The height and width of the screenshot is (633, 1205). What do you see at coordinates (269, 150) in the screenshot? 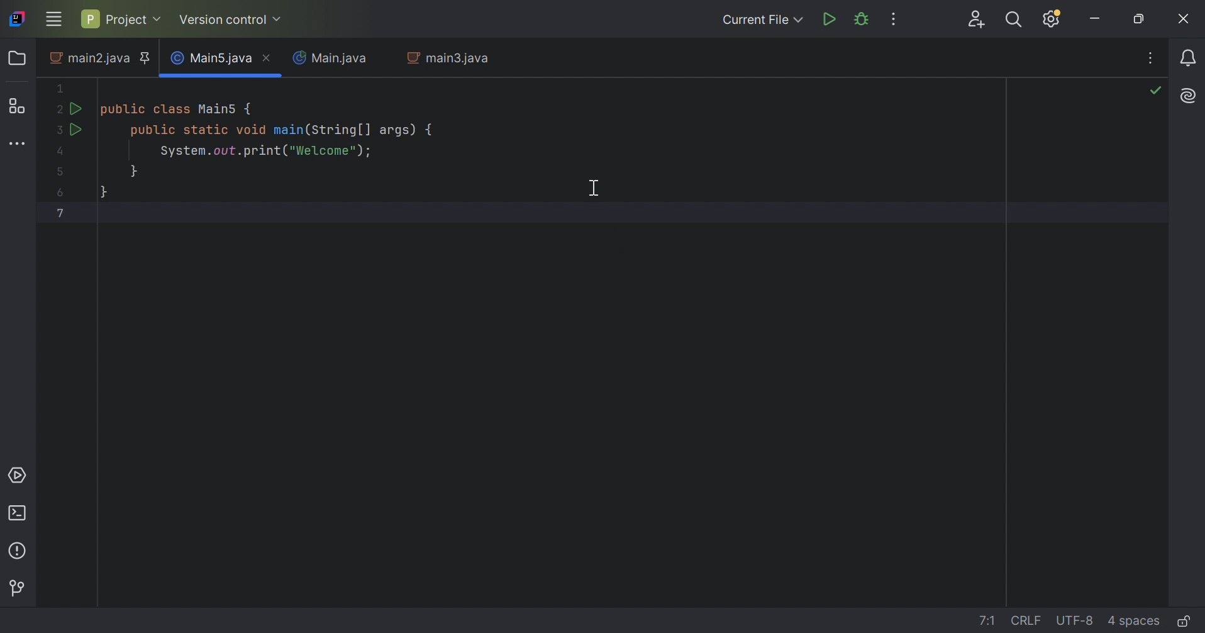
I see `System.out.print("Welcome");` at bounding box center [269, 150].